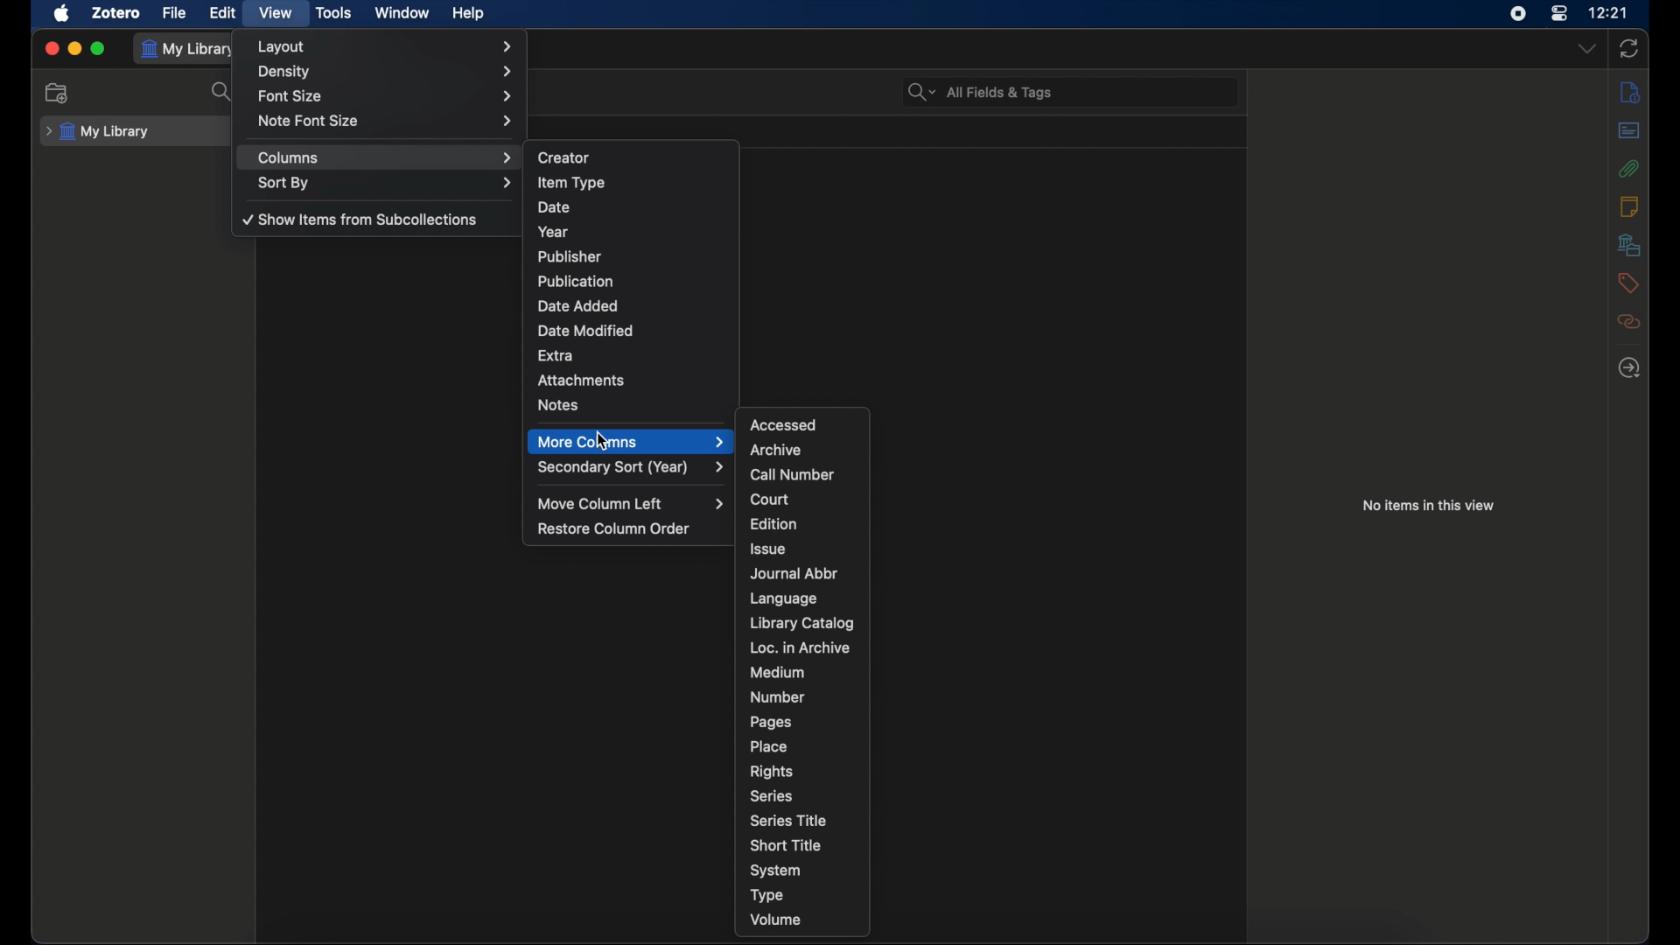 The width and height of the screenshot is (1680, 945). What do you see at coordinates (1627, 48) in the screenshot?
I see `sync` at bounding box center [1627, 48].